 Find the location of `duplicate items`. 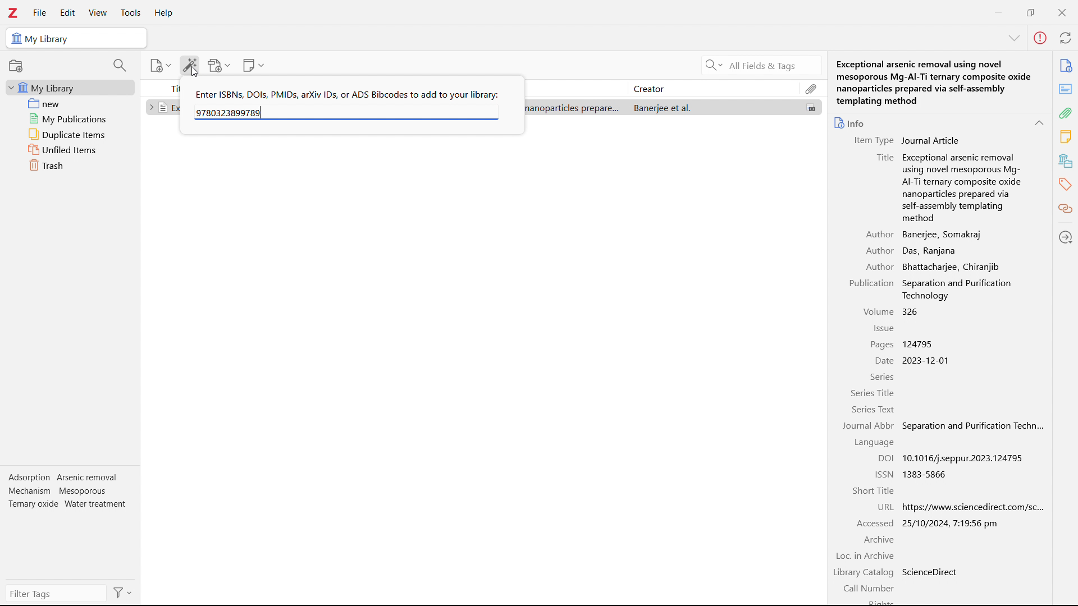

duplicate items is located at coordinates (71, 134).